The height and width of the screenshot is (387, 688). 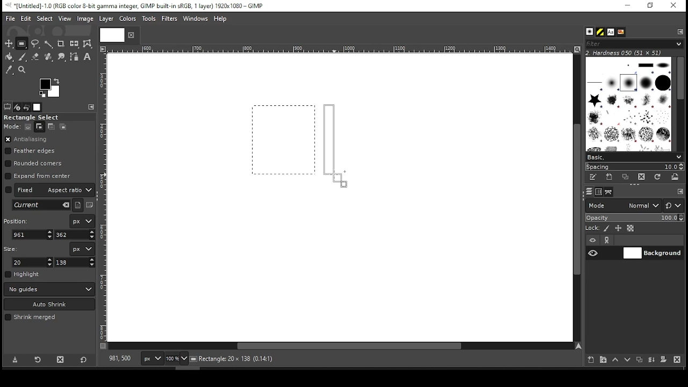 What do you see at coordinates (341, 347) in the screenshot?
I see `scroll bar` at bounding box center [341, 347].